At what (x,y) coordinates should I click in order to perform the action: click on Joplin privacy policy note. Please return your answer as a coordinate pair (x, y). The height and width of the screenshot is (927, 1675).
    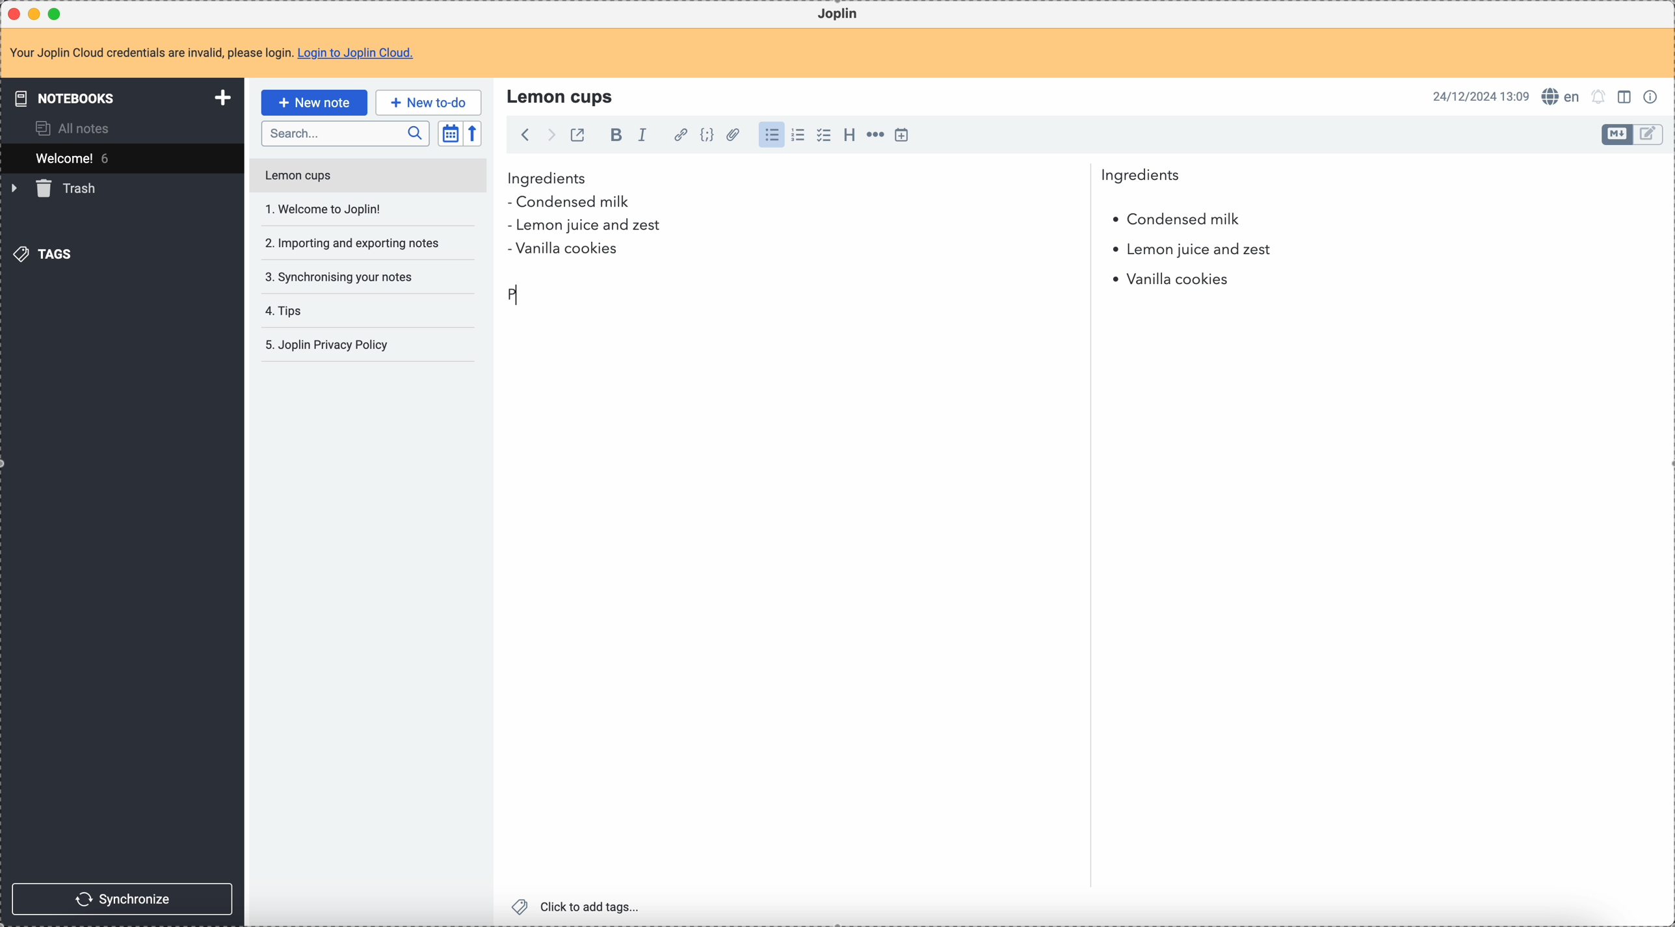
    Looking at the image, I should click on (330, 345).